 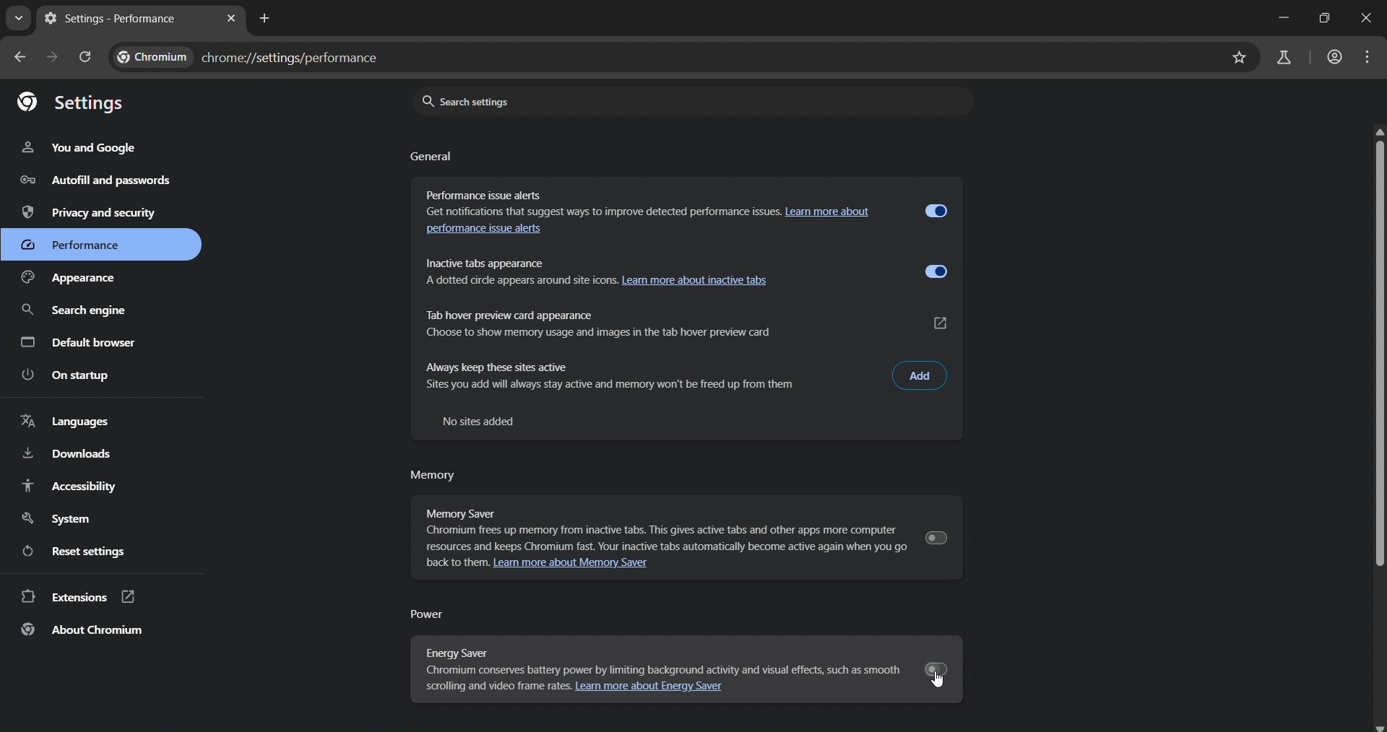 What do you see at coordinates (18, 19) in the screenshot?
I see `search tabs` at bounding box center [18, 19].